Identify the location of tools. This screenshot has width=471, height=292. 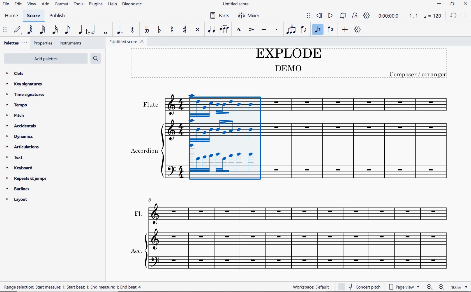
(80, 4).